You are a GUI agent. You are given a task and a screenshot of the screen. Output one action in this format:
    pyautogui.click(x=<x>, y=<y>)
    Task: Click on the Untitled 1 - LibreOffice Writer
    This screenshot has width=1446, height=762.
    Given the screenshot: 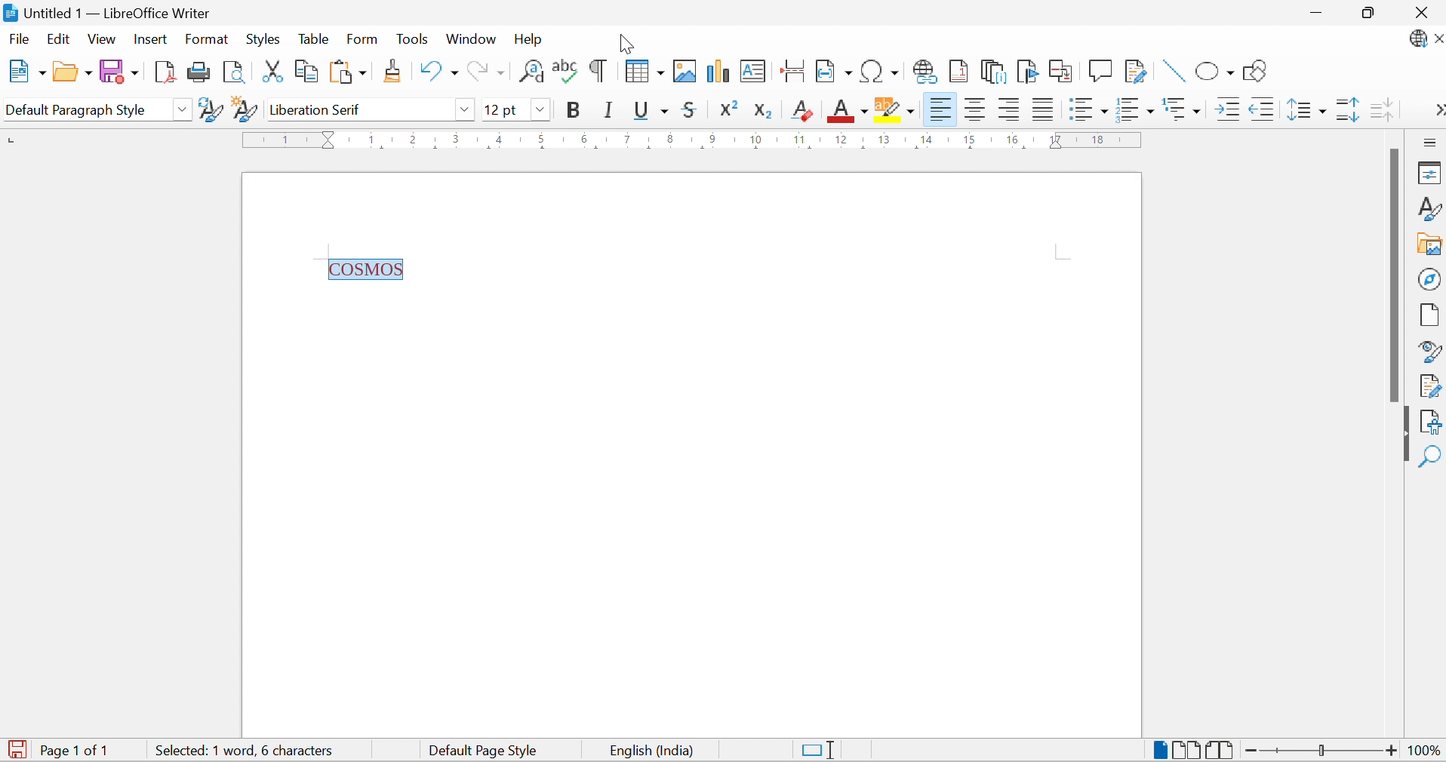 What is the action you would take?
    pyautogui.click(x=109, y=12)
    